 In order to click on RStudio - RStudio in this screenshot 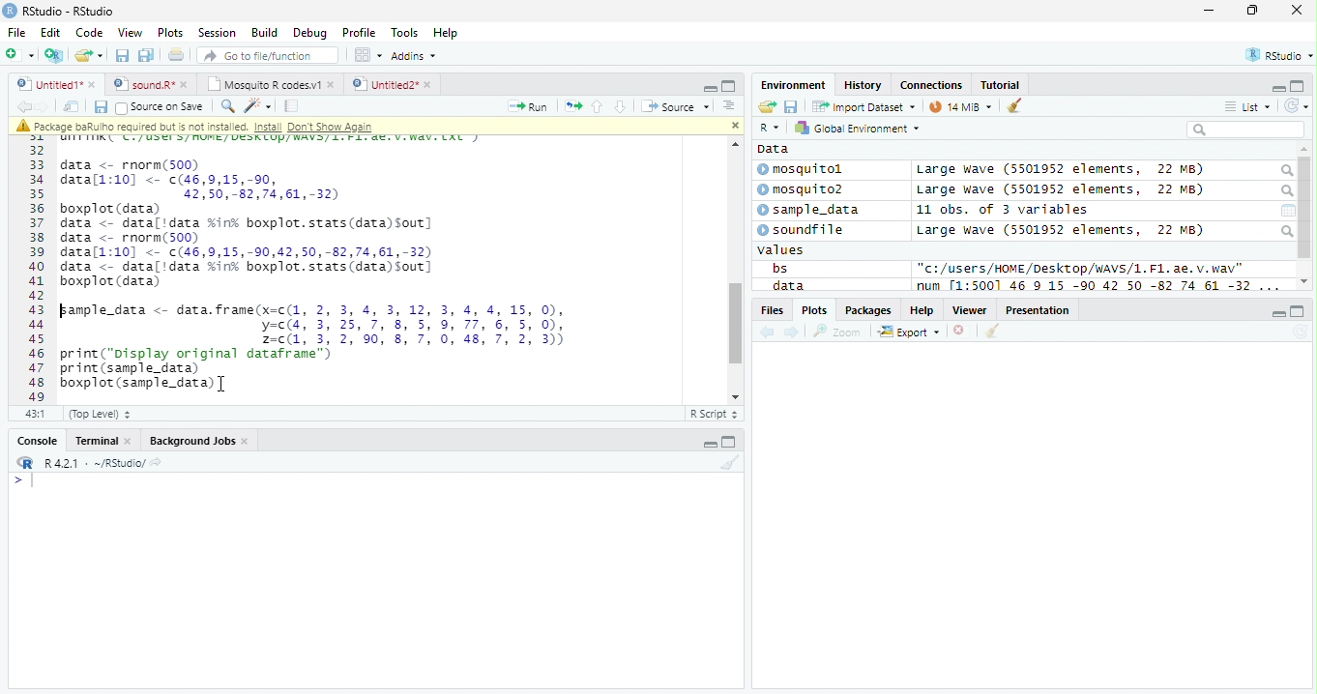, I will do `click(69, 11)`.